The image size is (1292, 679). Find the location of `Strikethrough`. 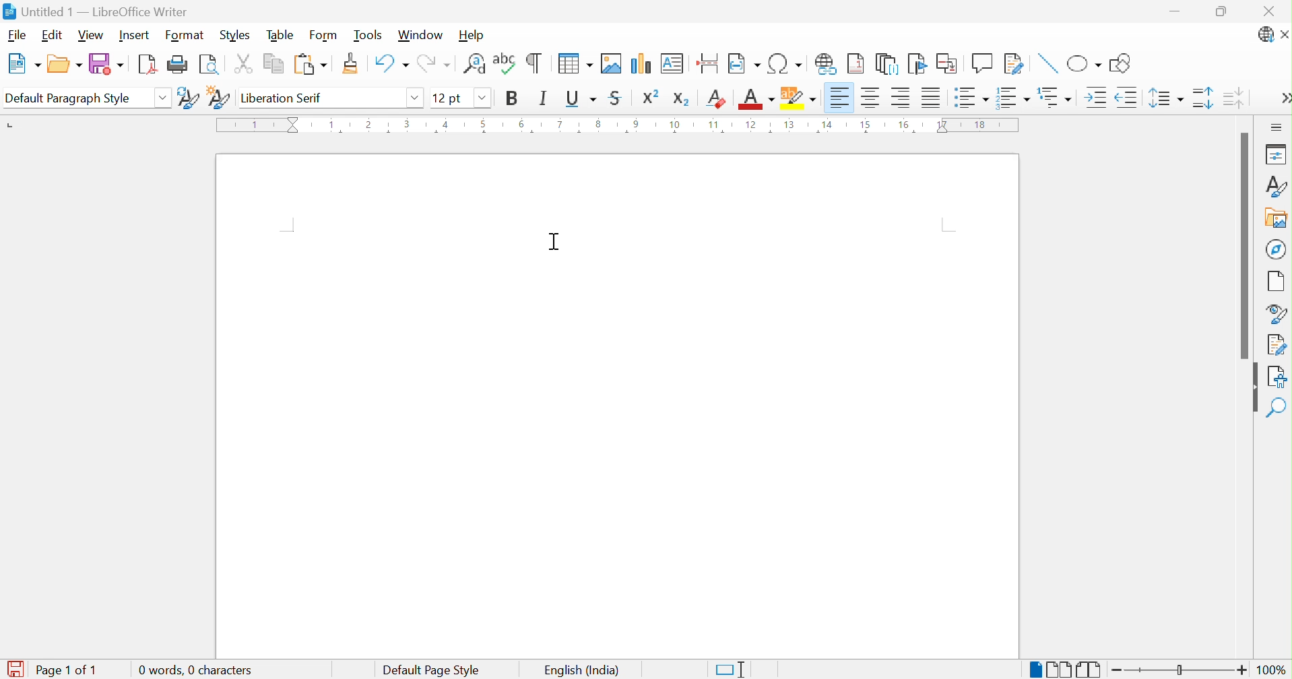

Strikethrough is located at coordinates (617, 98).